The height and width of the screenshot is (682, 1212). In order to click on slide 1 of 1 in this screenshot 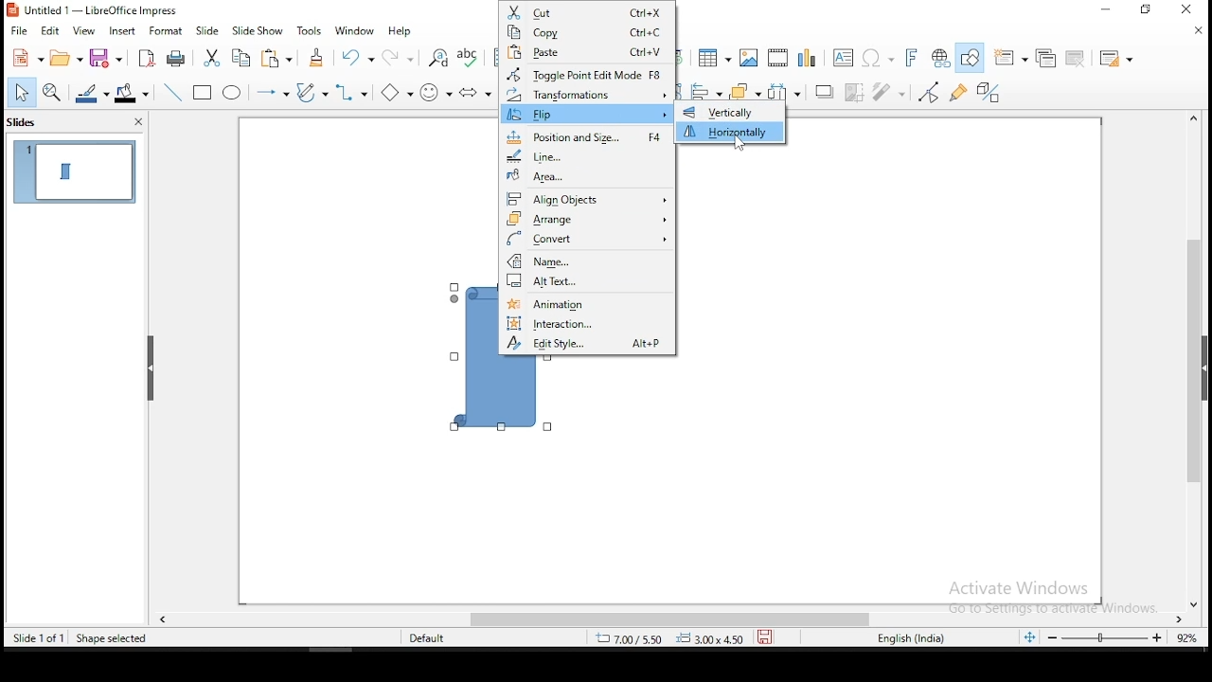, I will do `click(38, 637)`.